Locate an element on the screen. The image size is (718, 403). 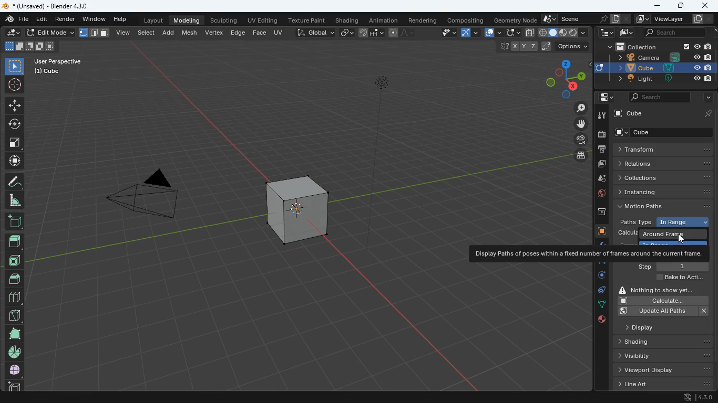
dimensions is located at coordinates (538, 47).